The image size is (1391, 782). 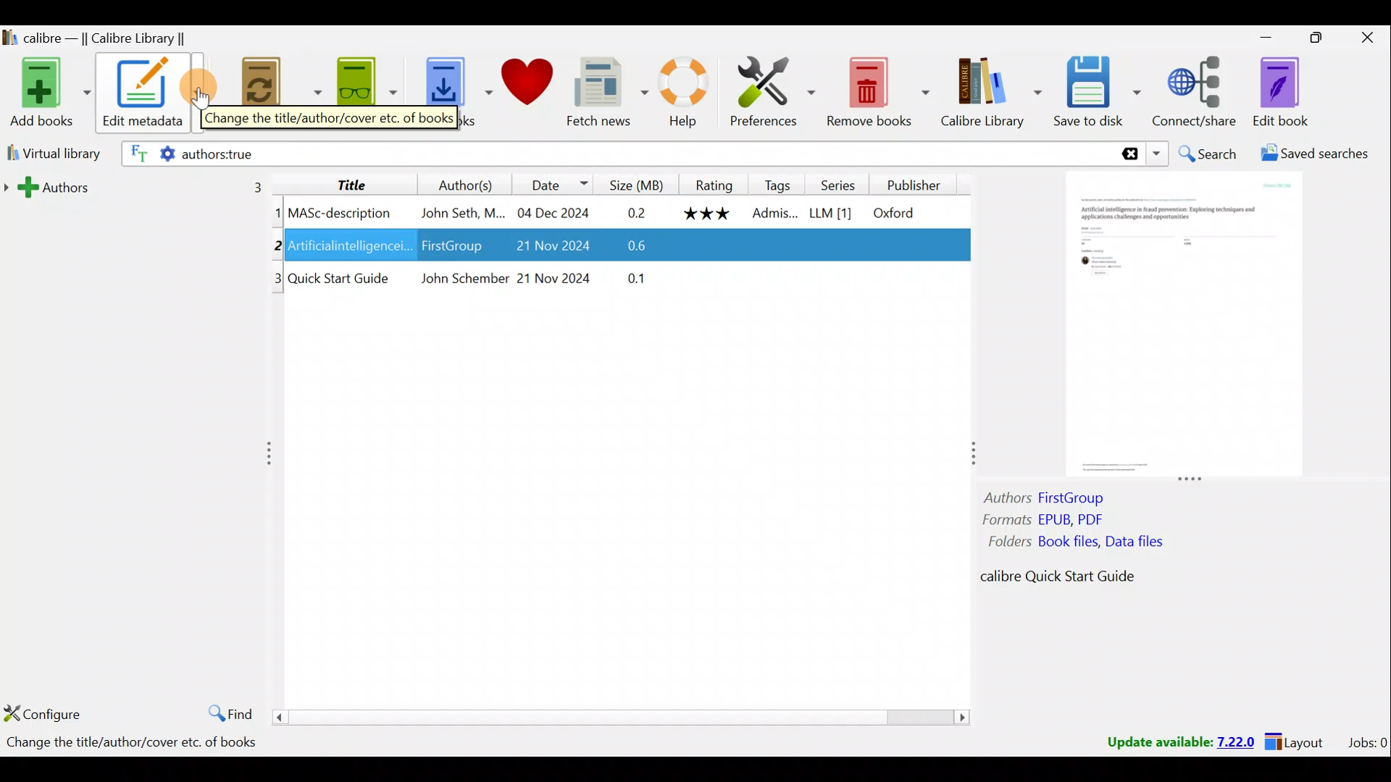 What do you see at coordinates (845, 184) in the screenshot?
I see `Series` at bounding box center [845, 184].